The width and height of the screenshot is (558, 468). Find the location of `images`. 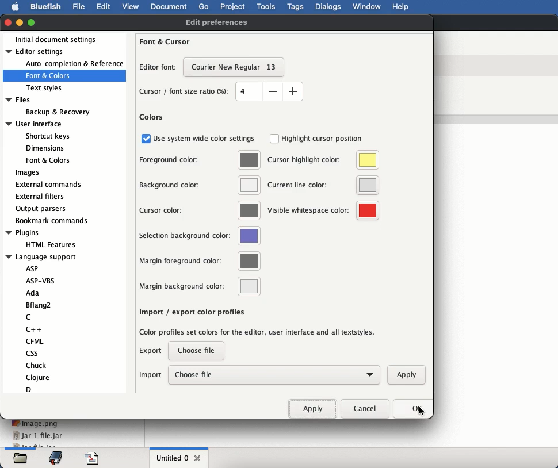

images is located at coordinates (29, 173).